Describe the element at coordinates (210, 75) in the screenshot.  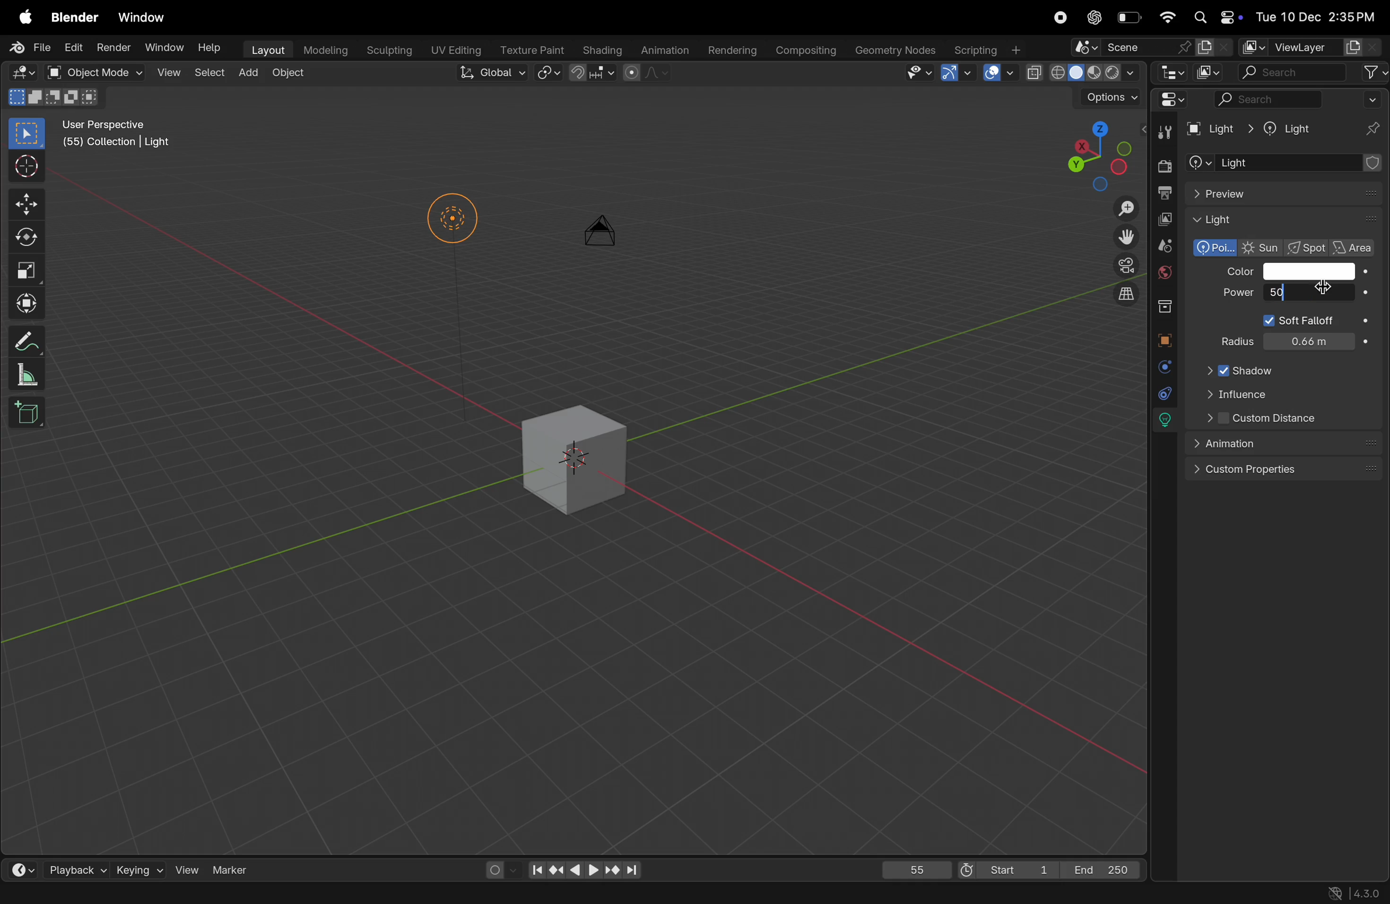
I see `select` at that location.